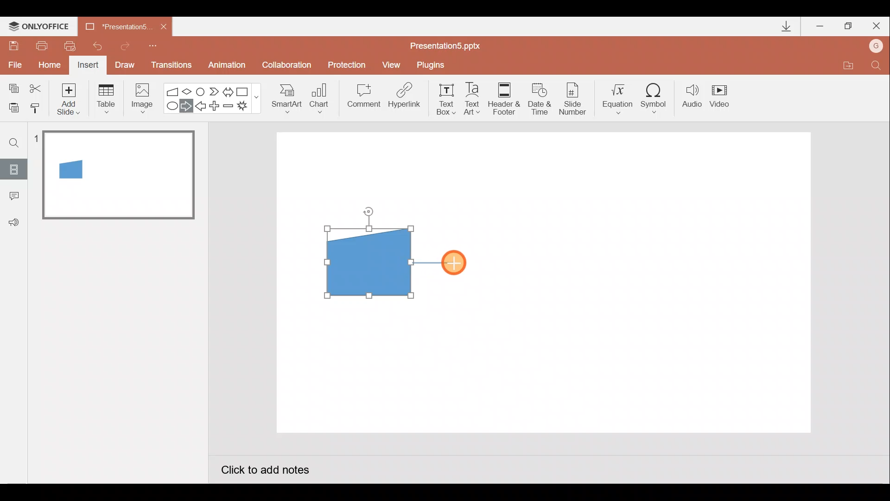 The image size is (890, 501). What do you see at coordinates (14, 142) in the screenshot?
I see `Find` at bounding box center [14, 142].